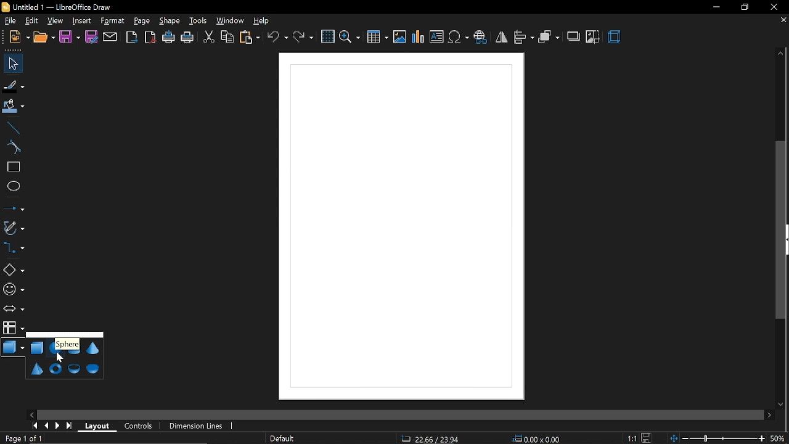 This screenshot has width=789, height=444. What do you see at coordinates (303, 36) in the screenshot?
I see `redo` at bounding box center [303, 36].